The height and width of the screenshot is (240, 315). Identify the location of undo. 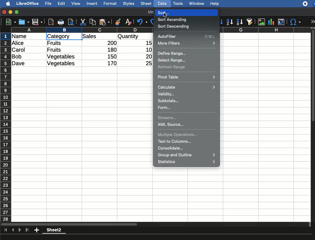
(142, 22).